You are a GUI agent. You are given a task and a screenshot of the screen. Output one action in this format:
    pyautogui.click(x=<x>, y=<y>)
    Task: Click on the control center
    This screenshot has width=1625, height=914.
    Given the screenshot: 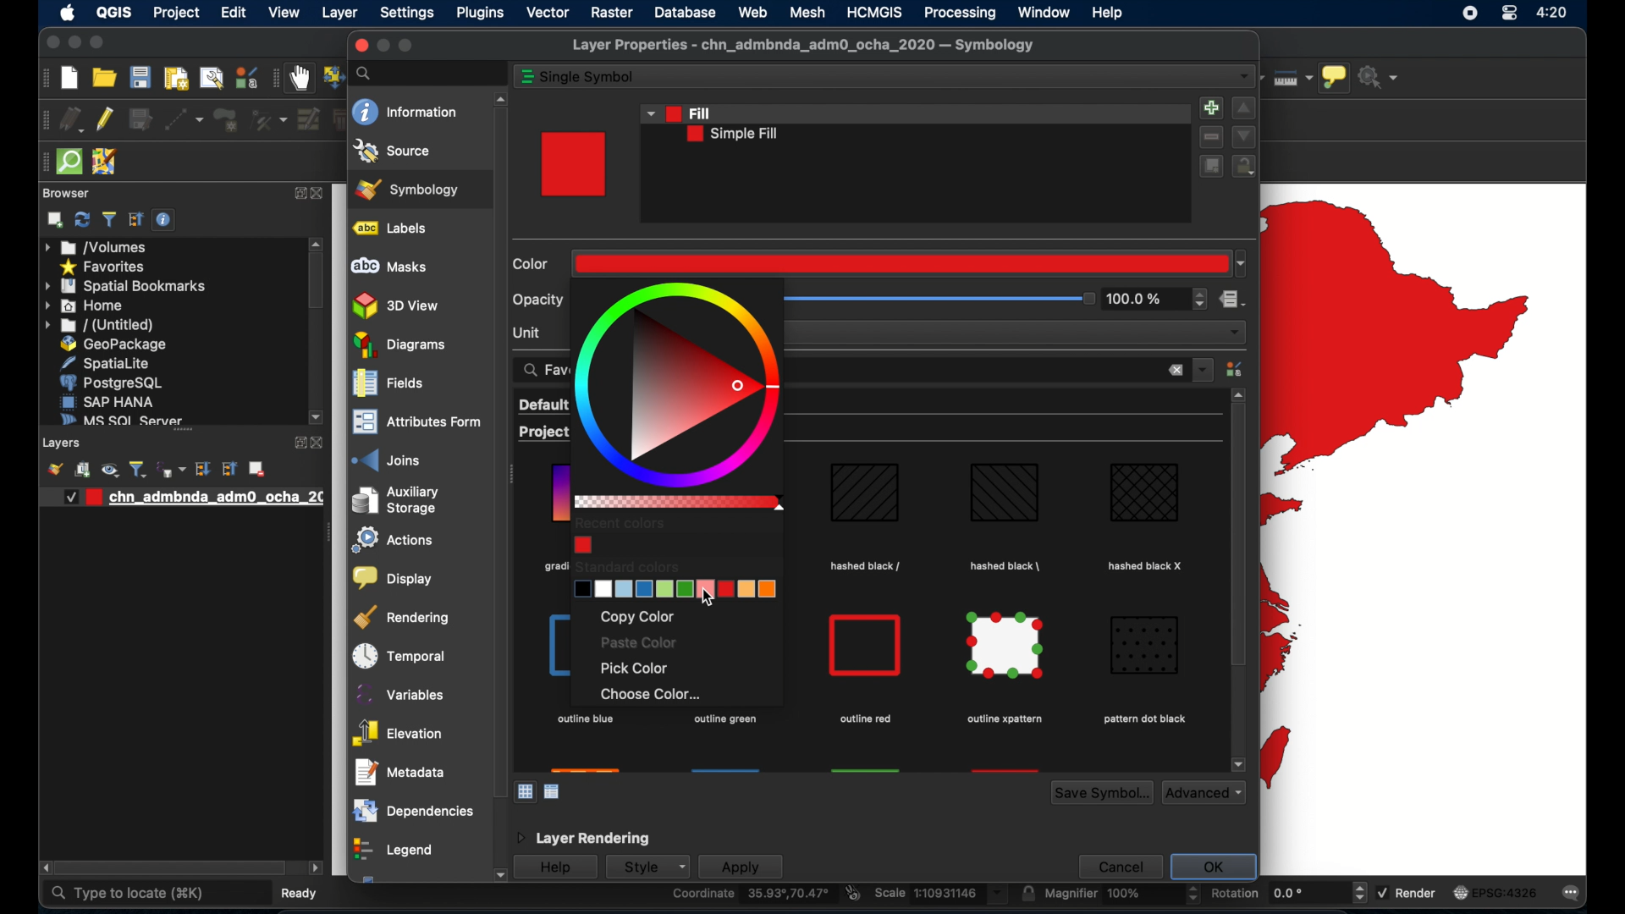 What is the action you would take?
    pyautogui.click(x=1509, y=14)
    